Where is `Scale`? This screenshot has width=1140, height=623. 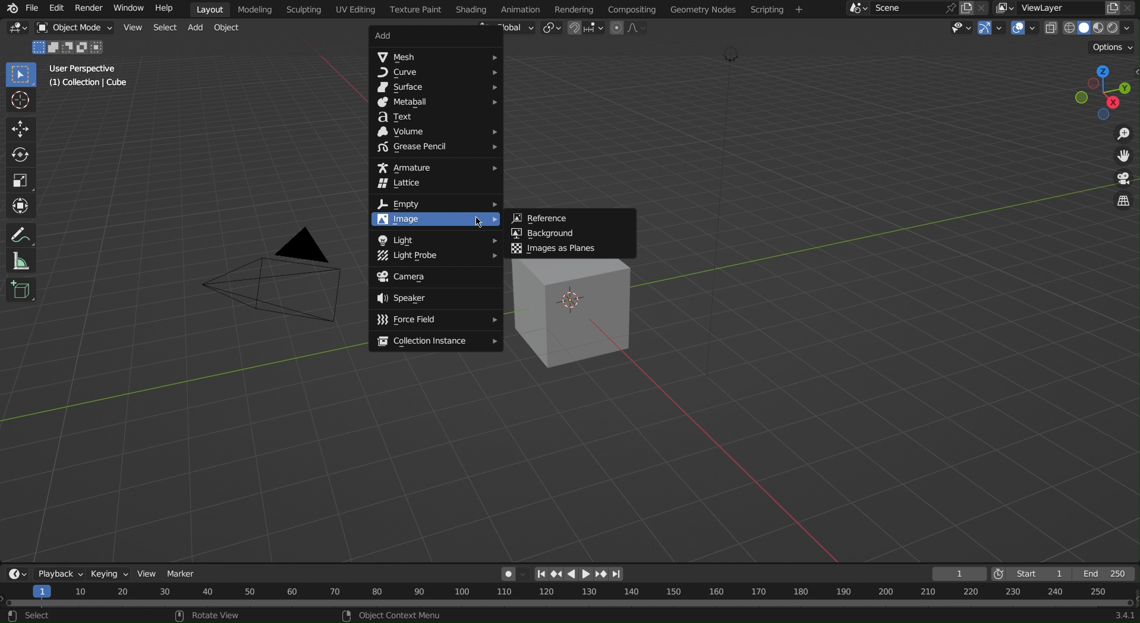 Scale is located at coordinates (19, 178).